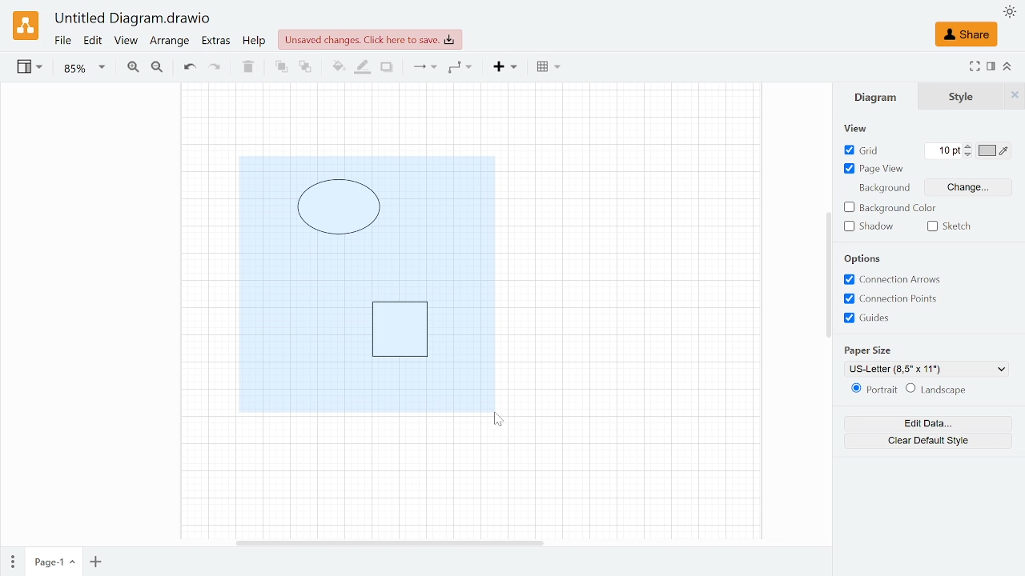  What do you see at coordinates (501, 420) in the screenshot?
I see `Cursor` at bounding box center [501, 420].